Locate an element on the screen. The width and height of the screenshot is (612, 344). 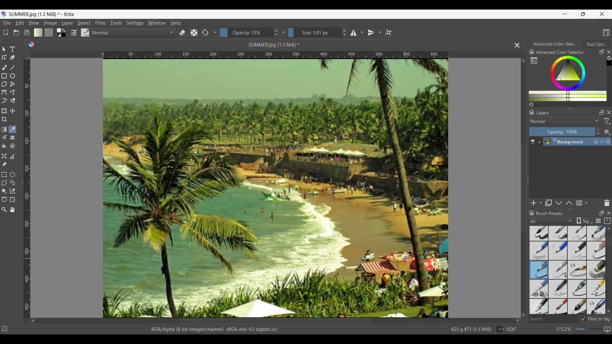
Vertical scale is located at coordinates (28, 187).